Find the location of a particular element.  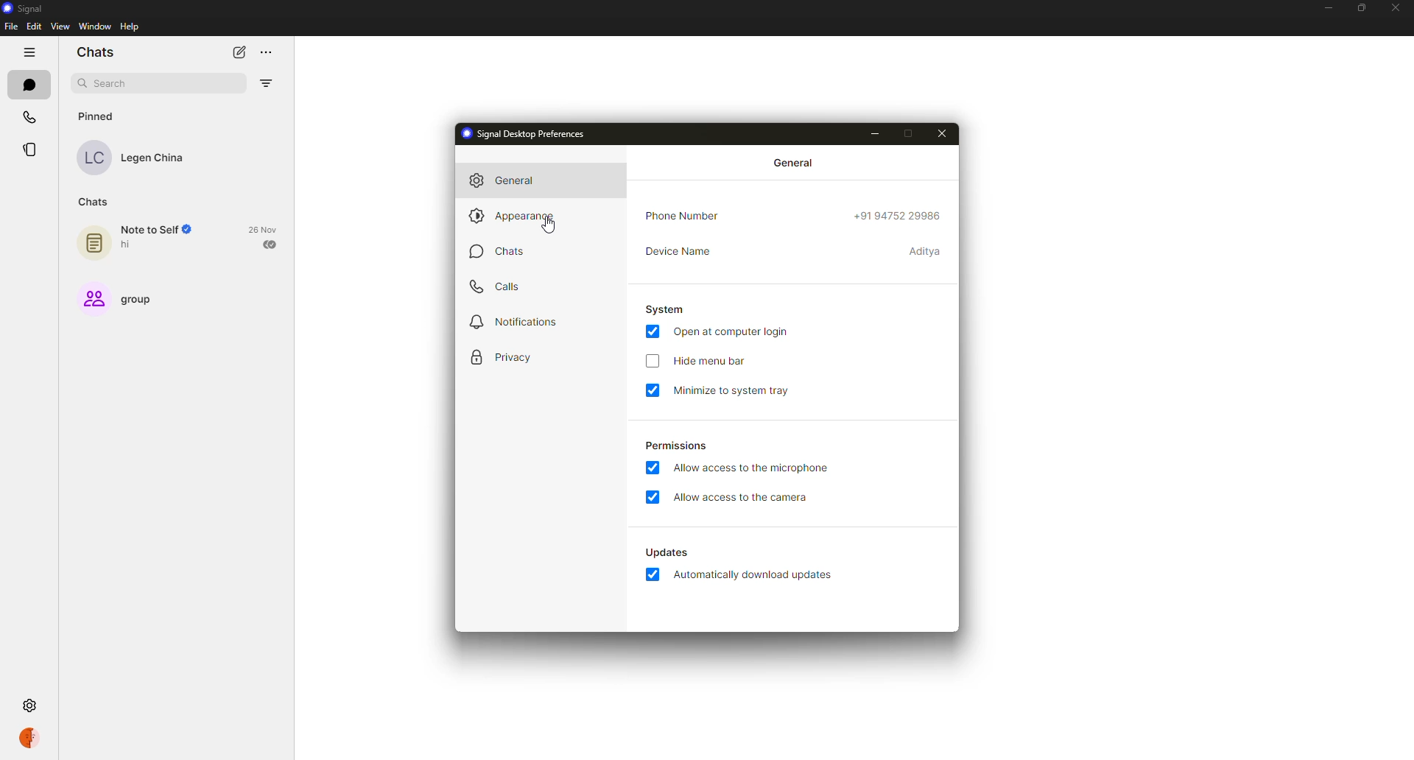

cursor is located at coordinates (554, 226).